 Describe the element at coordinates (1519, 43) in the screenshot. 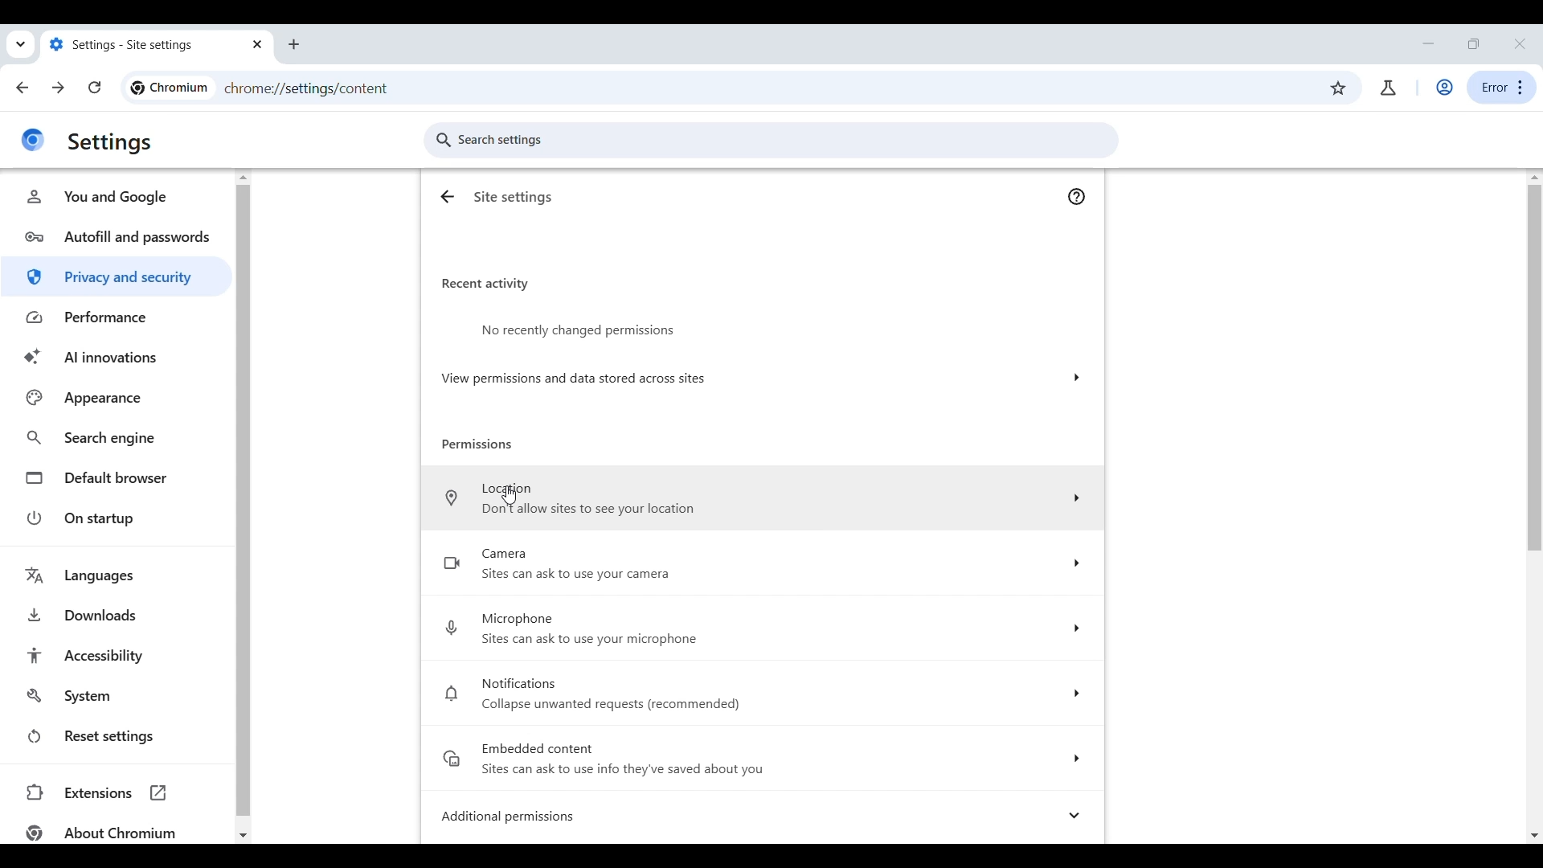

I see `Close ` at that location.